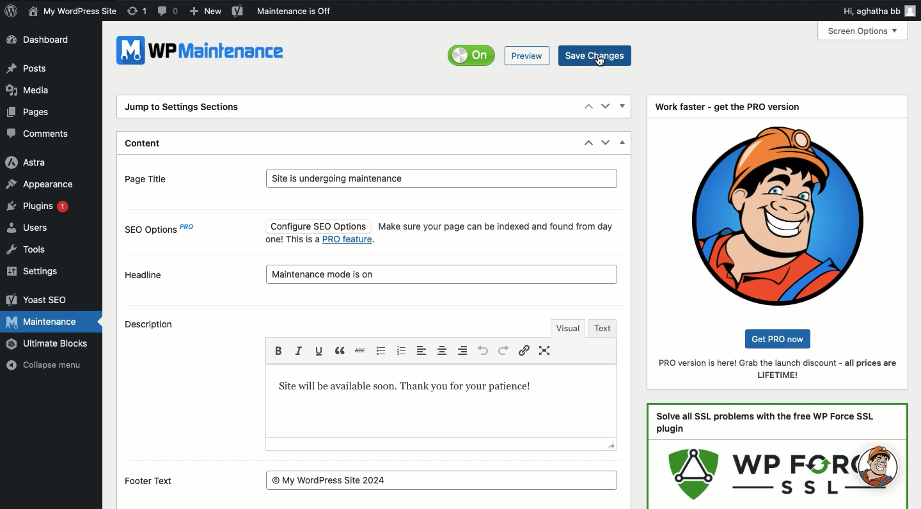 Image resolution: width=921 pixels, height=509 pixels. What do you see at coordinates (27, 228) in the screenshot?
I see `Users` at bounding box center [27, 228].